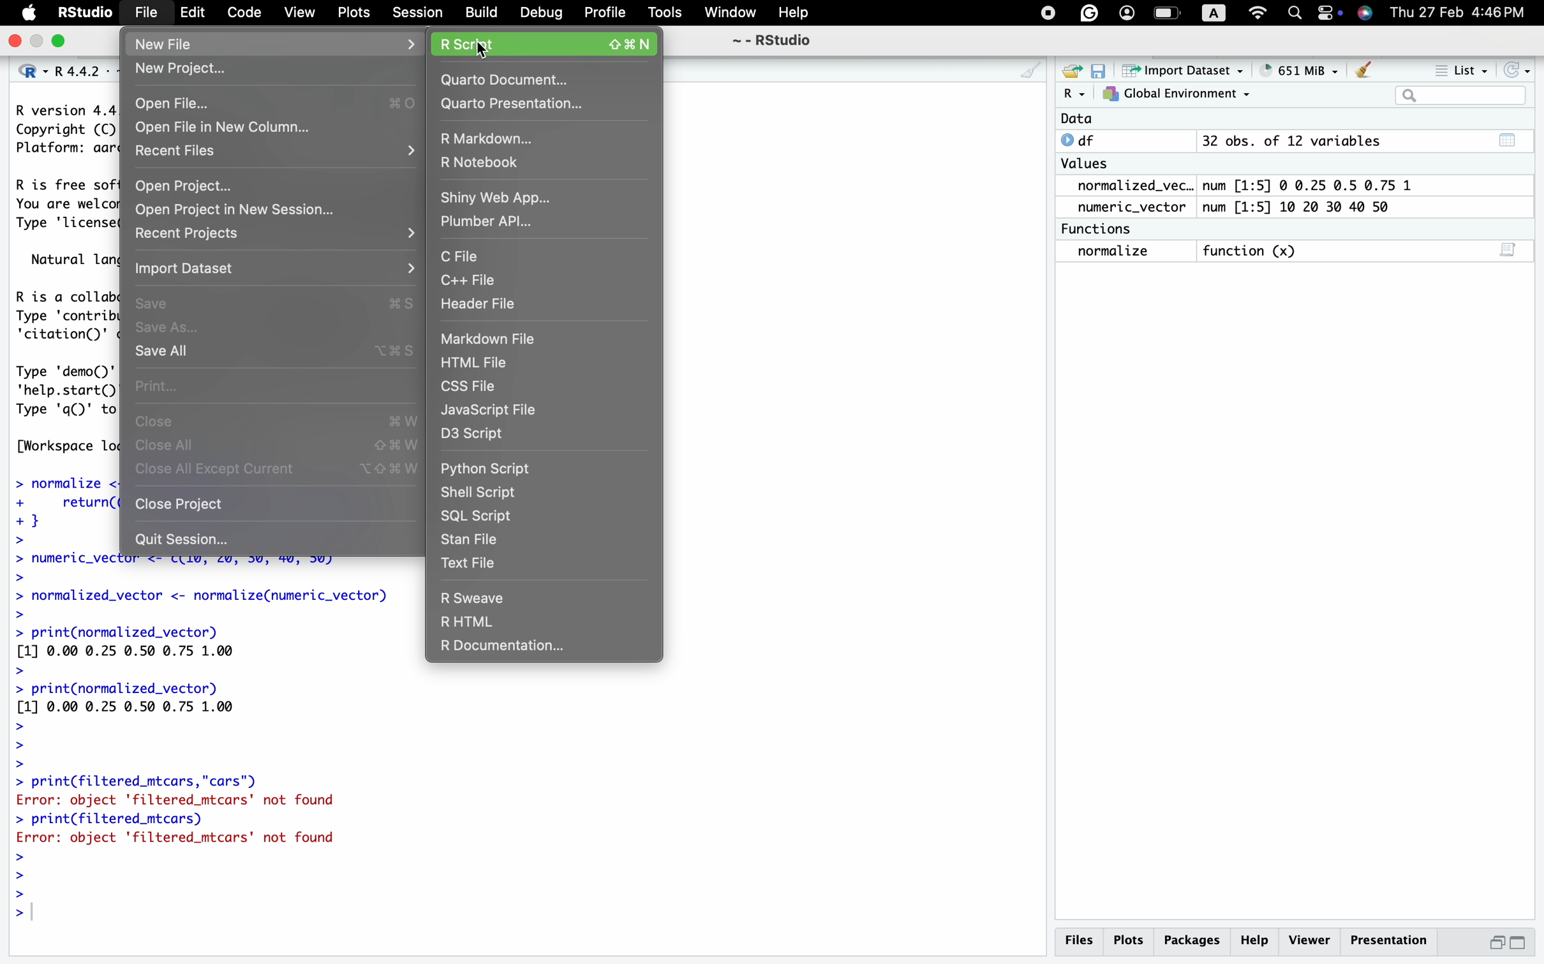 This screenshot has width=1544, height=964. What do you see at coordinates (292, 13) in the screenshot?
I see `View` at bounding box center [292, 13].